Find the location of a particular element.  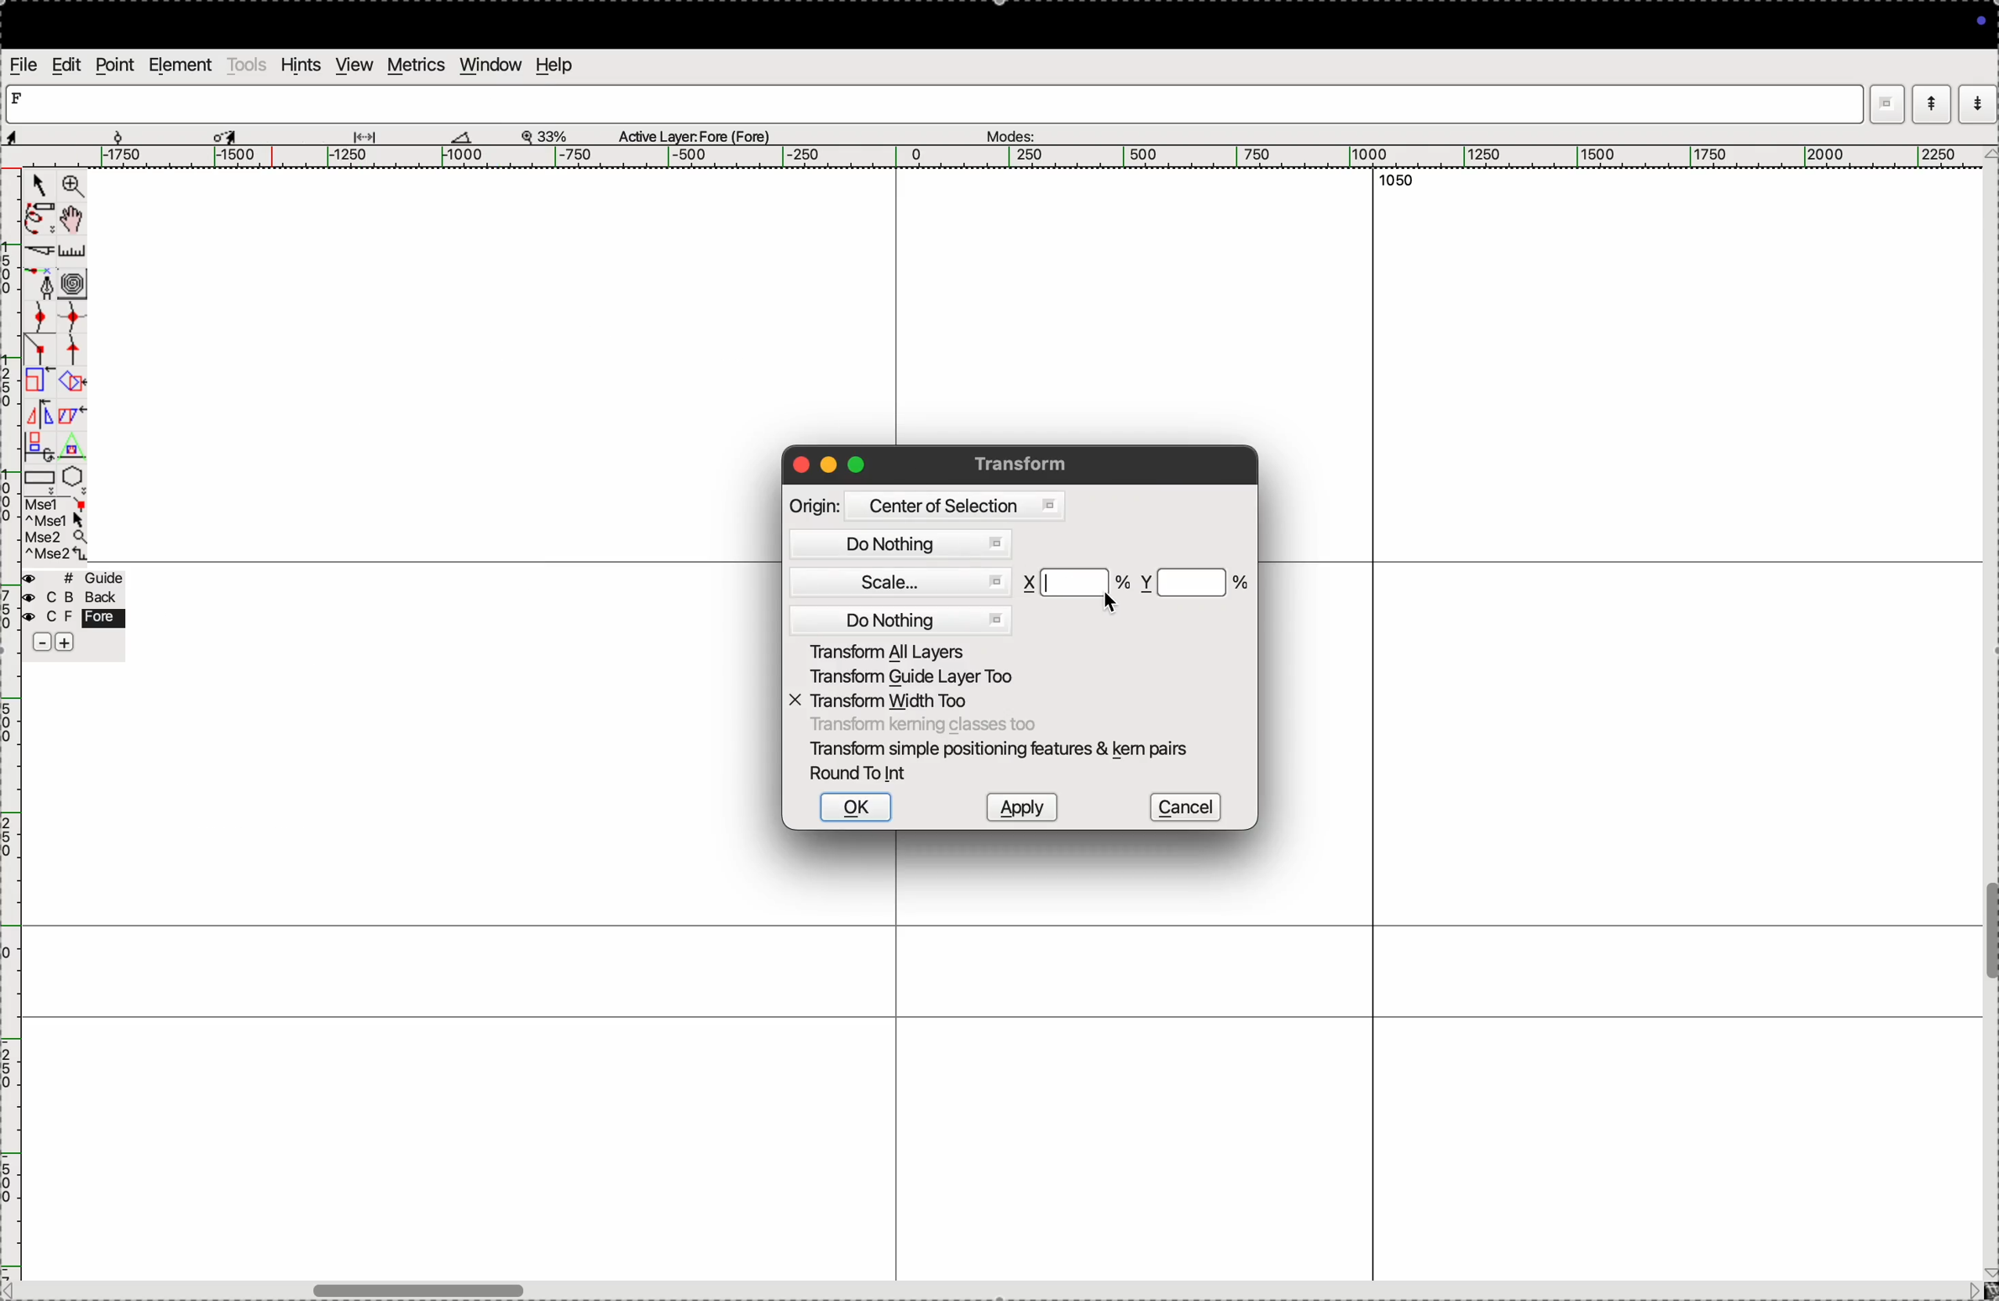

sbubtract is located at coordinates (34, 643).